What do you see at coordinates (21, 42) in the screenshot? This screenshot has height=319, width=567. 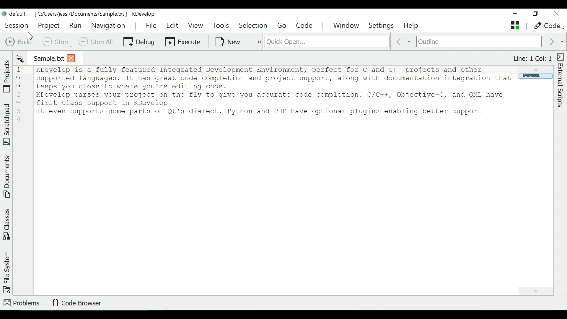 I see `Build` at bounding box center [21, 42].